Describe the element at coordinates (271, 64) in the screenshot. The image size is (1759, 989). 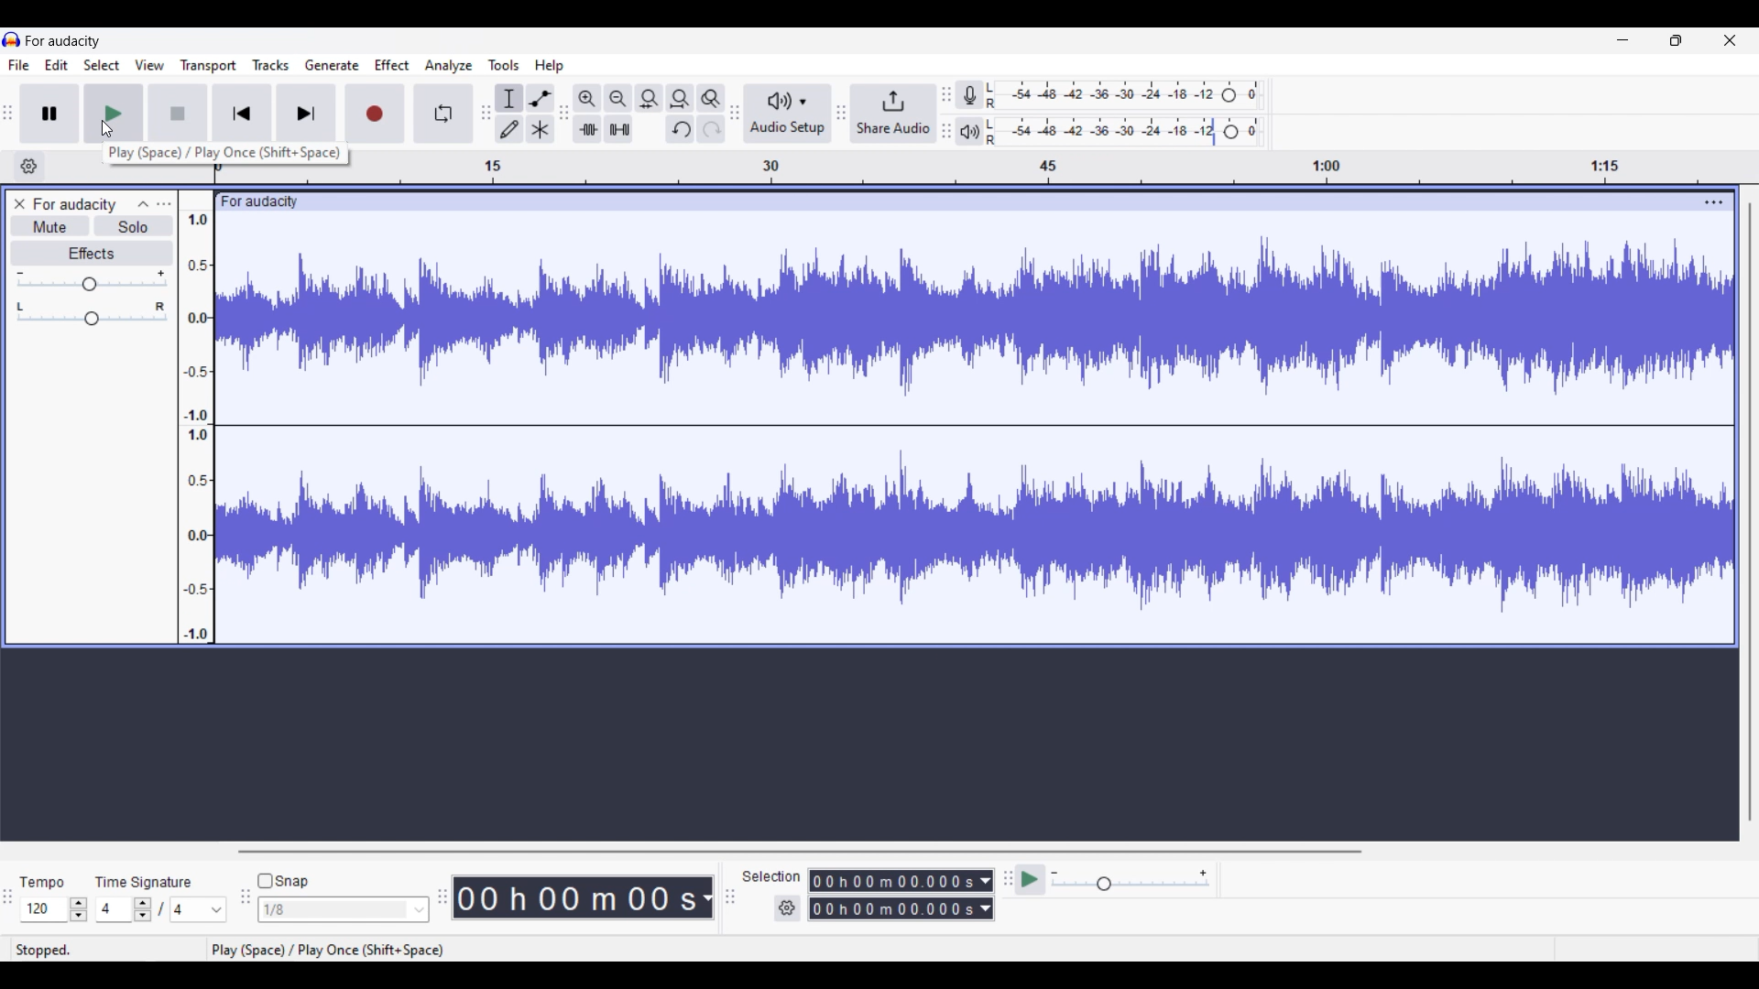
I see `Tracks menu` at that location.